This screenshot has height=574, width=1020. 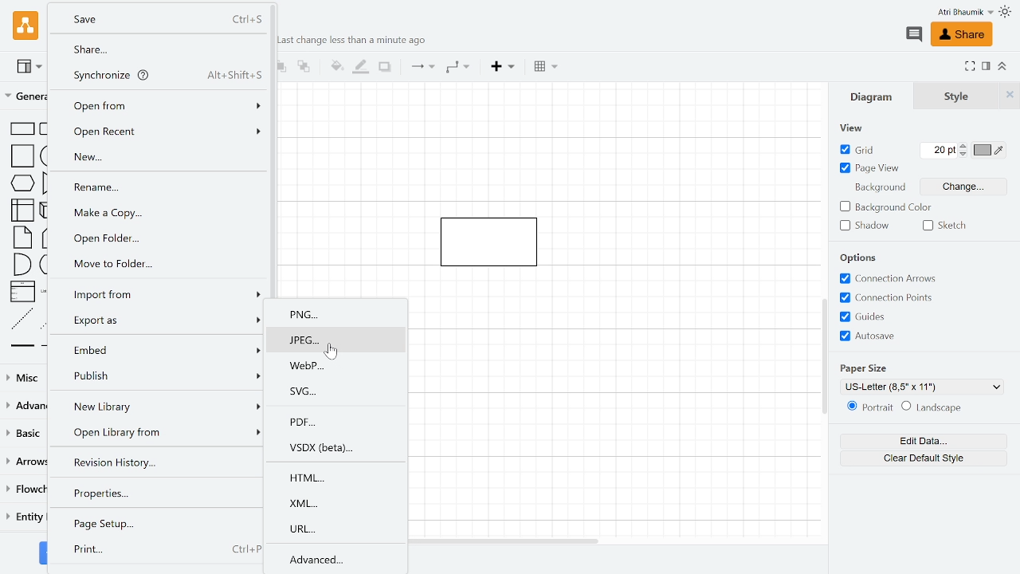 I want to click on Table, so click(x=547, y=68).